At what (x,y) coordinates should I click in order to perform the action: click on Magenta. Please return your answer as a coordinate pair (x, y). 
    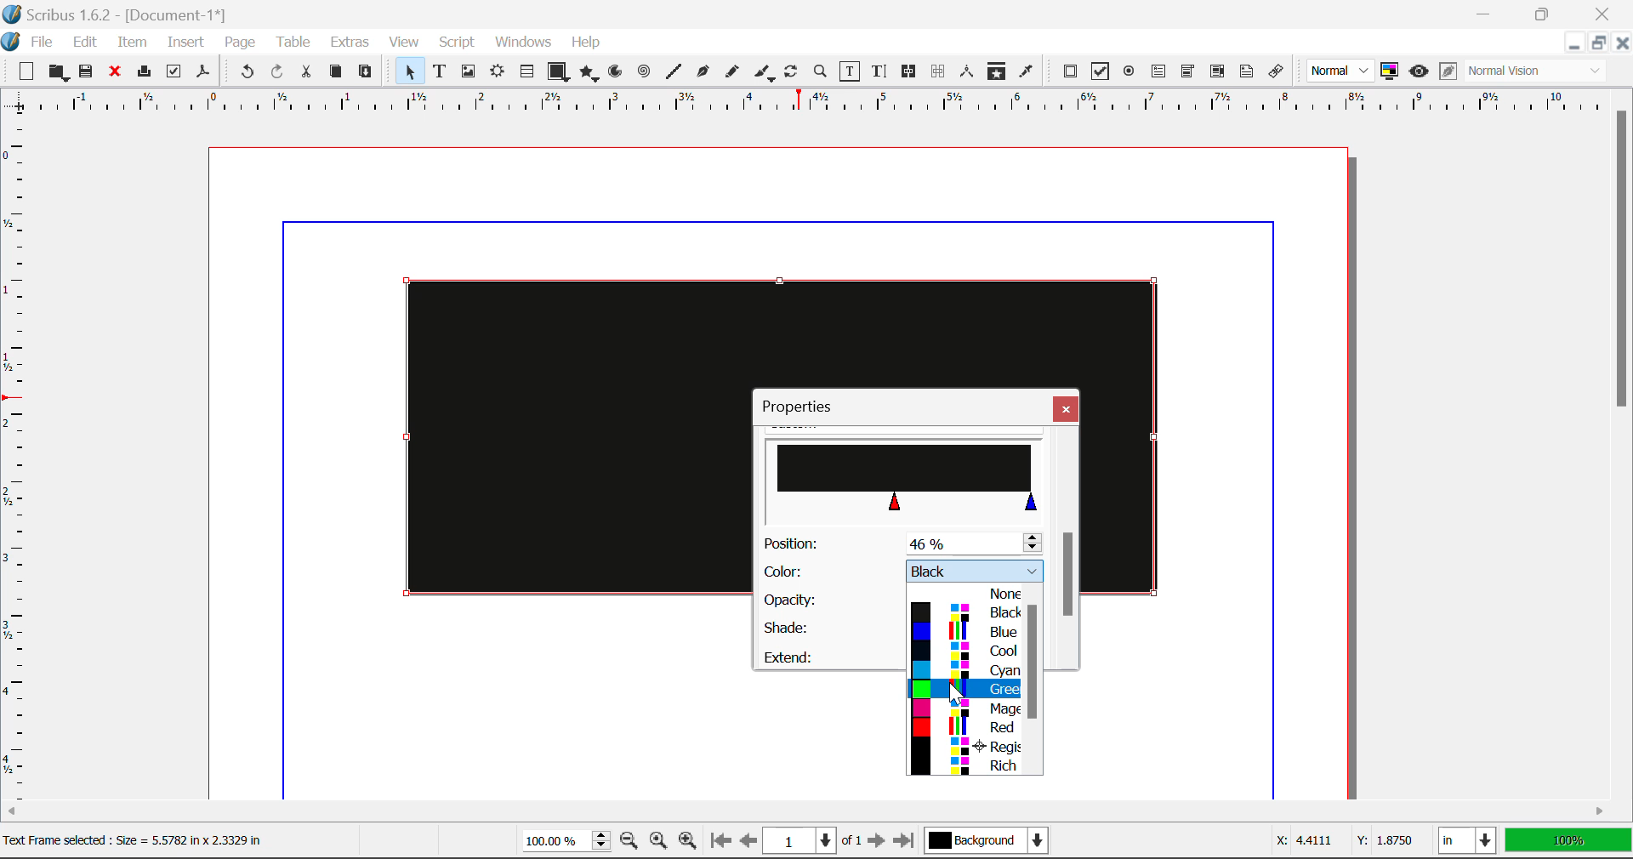
    Looking at the image, I should click on (970, 710).